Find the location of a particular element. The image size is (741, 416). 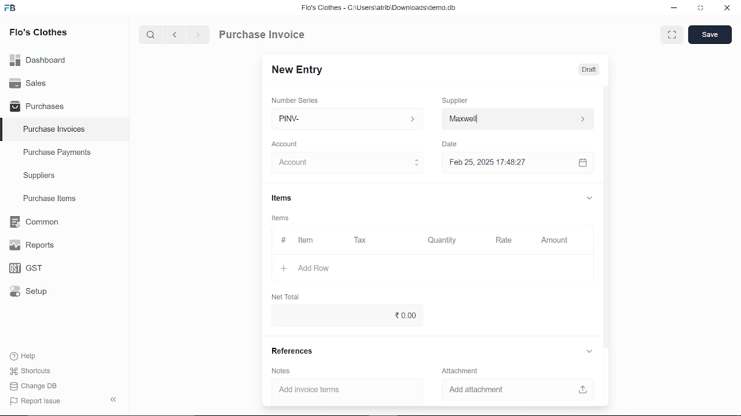

+ Add Row is located at coordinates (302, 268).